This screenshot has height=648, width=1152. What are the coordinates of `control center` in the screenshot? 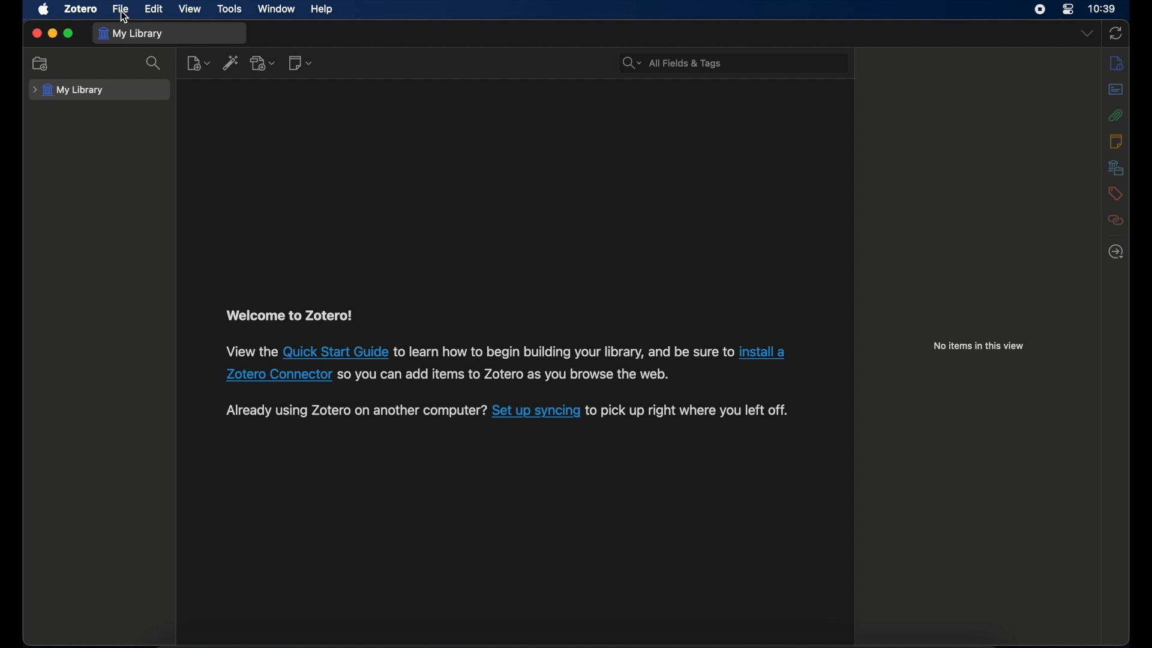 It's located at (1068, 8).